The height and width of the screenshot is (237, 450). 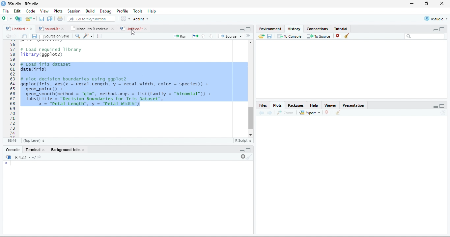 What do you see at coordinates (34, 141) in the screenshot?
I see `Top Level` at bounding box center [34, 141].